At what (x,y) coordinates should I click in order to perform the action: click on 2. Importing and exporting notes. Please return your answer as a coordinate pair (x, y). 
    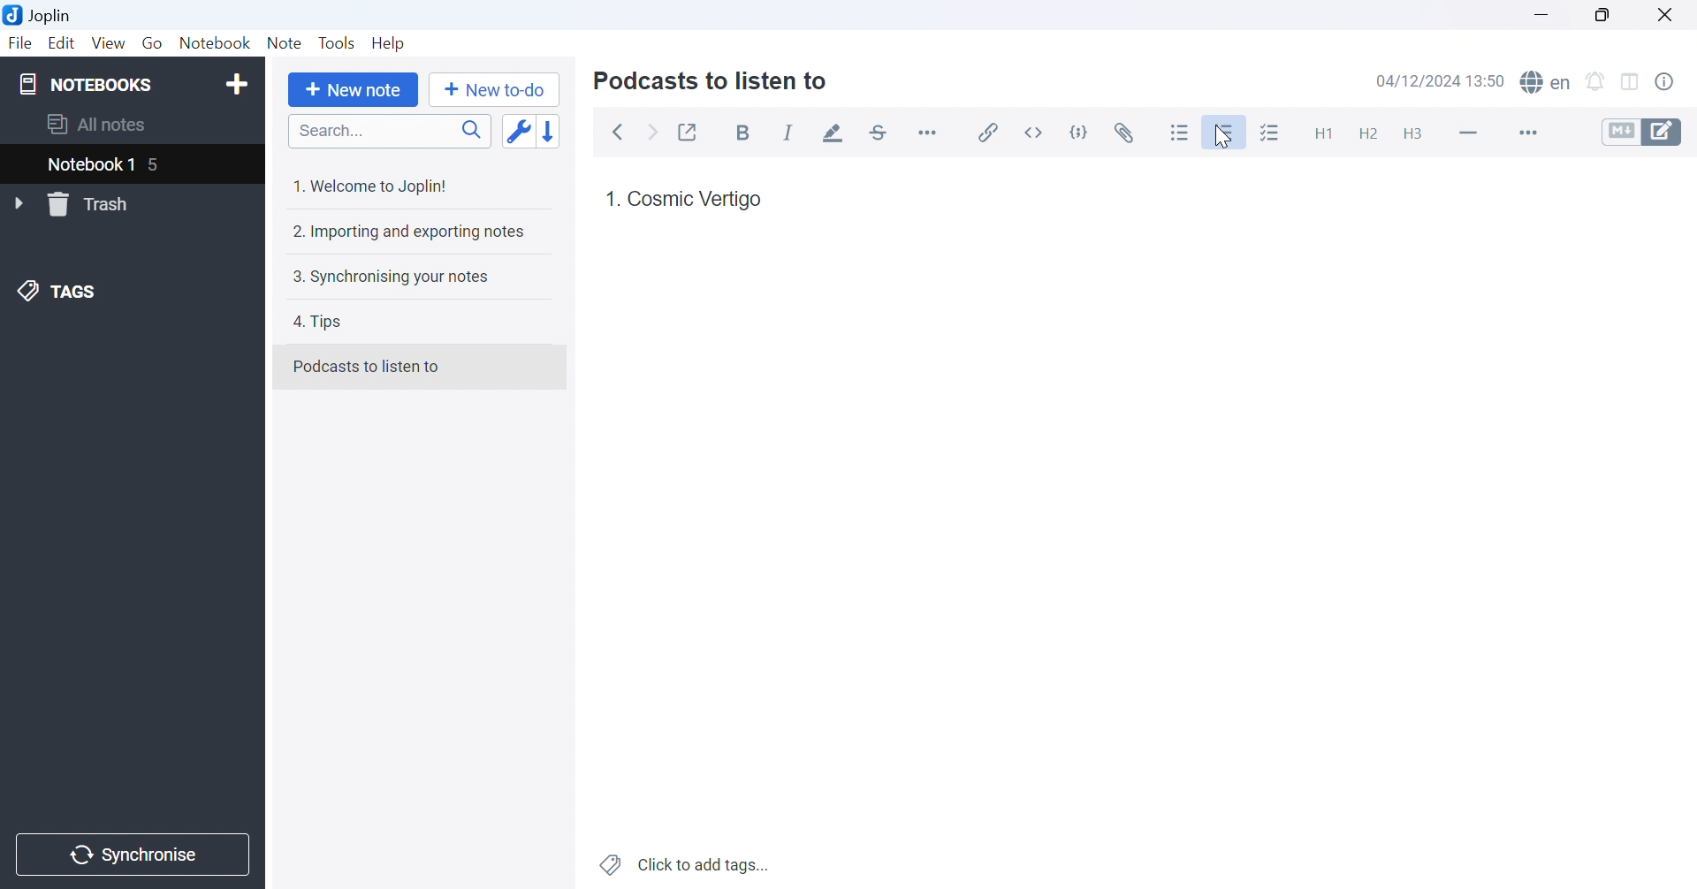
    Looking at the image, I should click on (410, 233).